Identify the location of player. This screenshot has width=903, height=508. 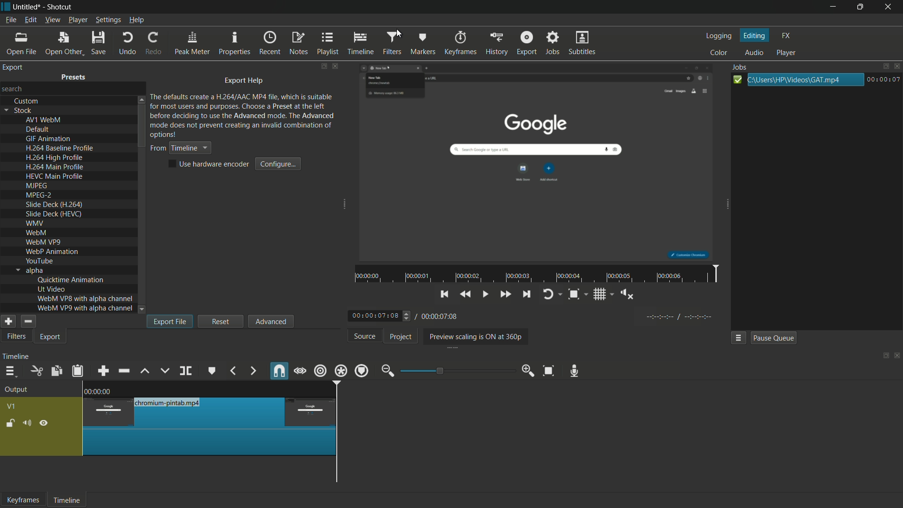
(786, 52).